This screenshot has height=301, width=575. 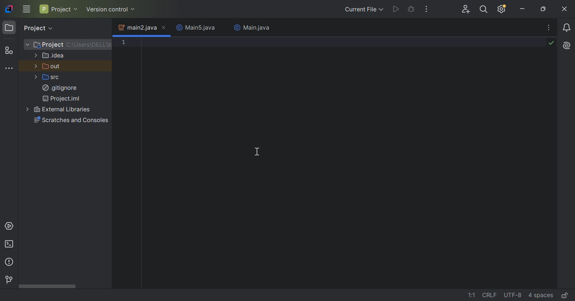 What do you see at coordinates (467, 9) in the screenshot?
I see `Code with me` at bounding box center [467, 9].